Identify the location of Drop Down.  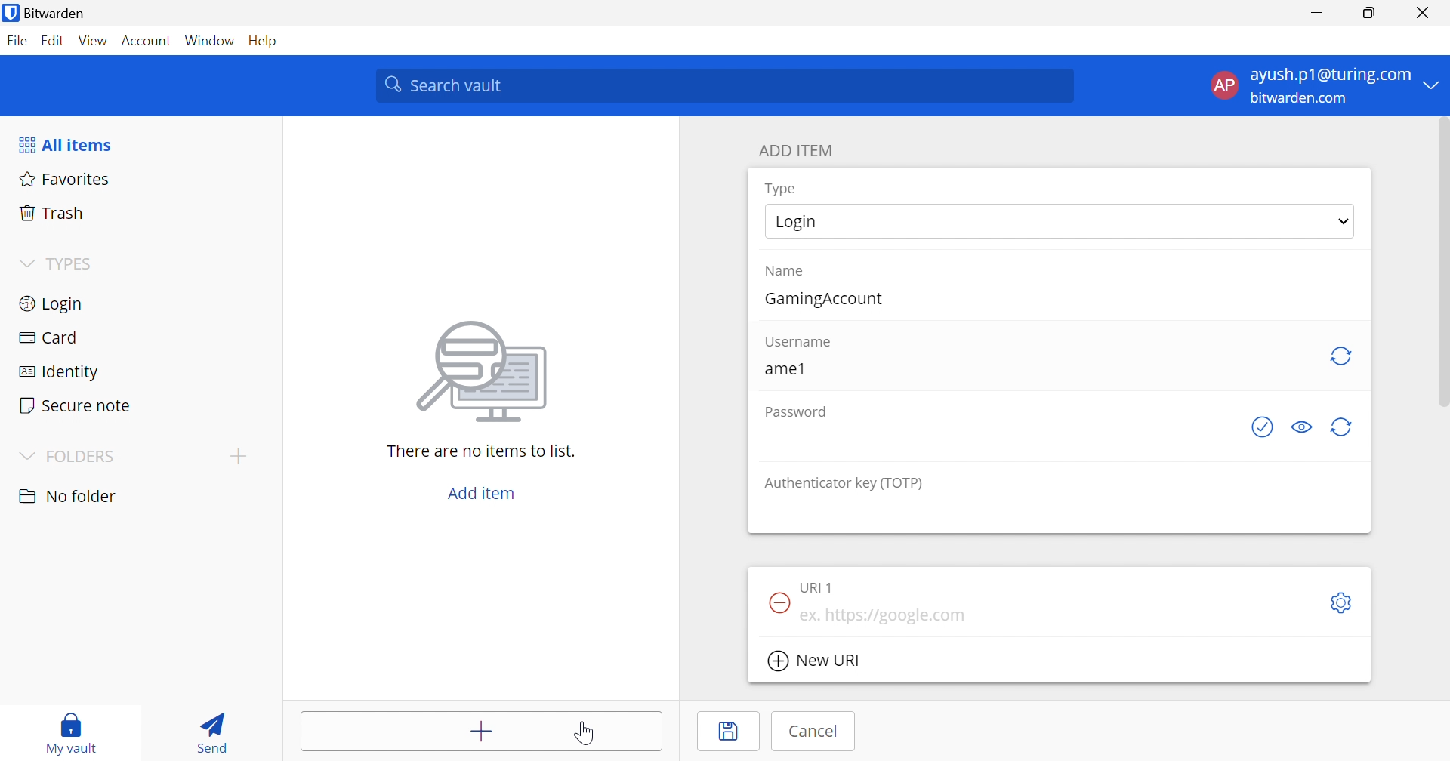
(26, 263).